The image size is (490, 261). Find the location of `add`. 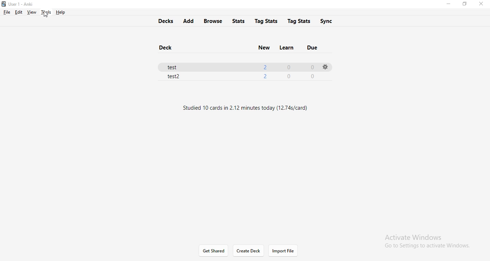

add is located at coordinates (188, 21).